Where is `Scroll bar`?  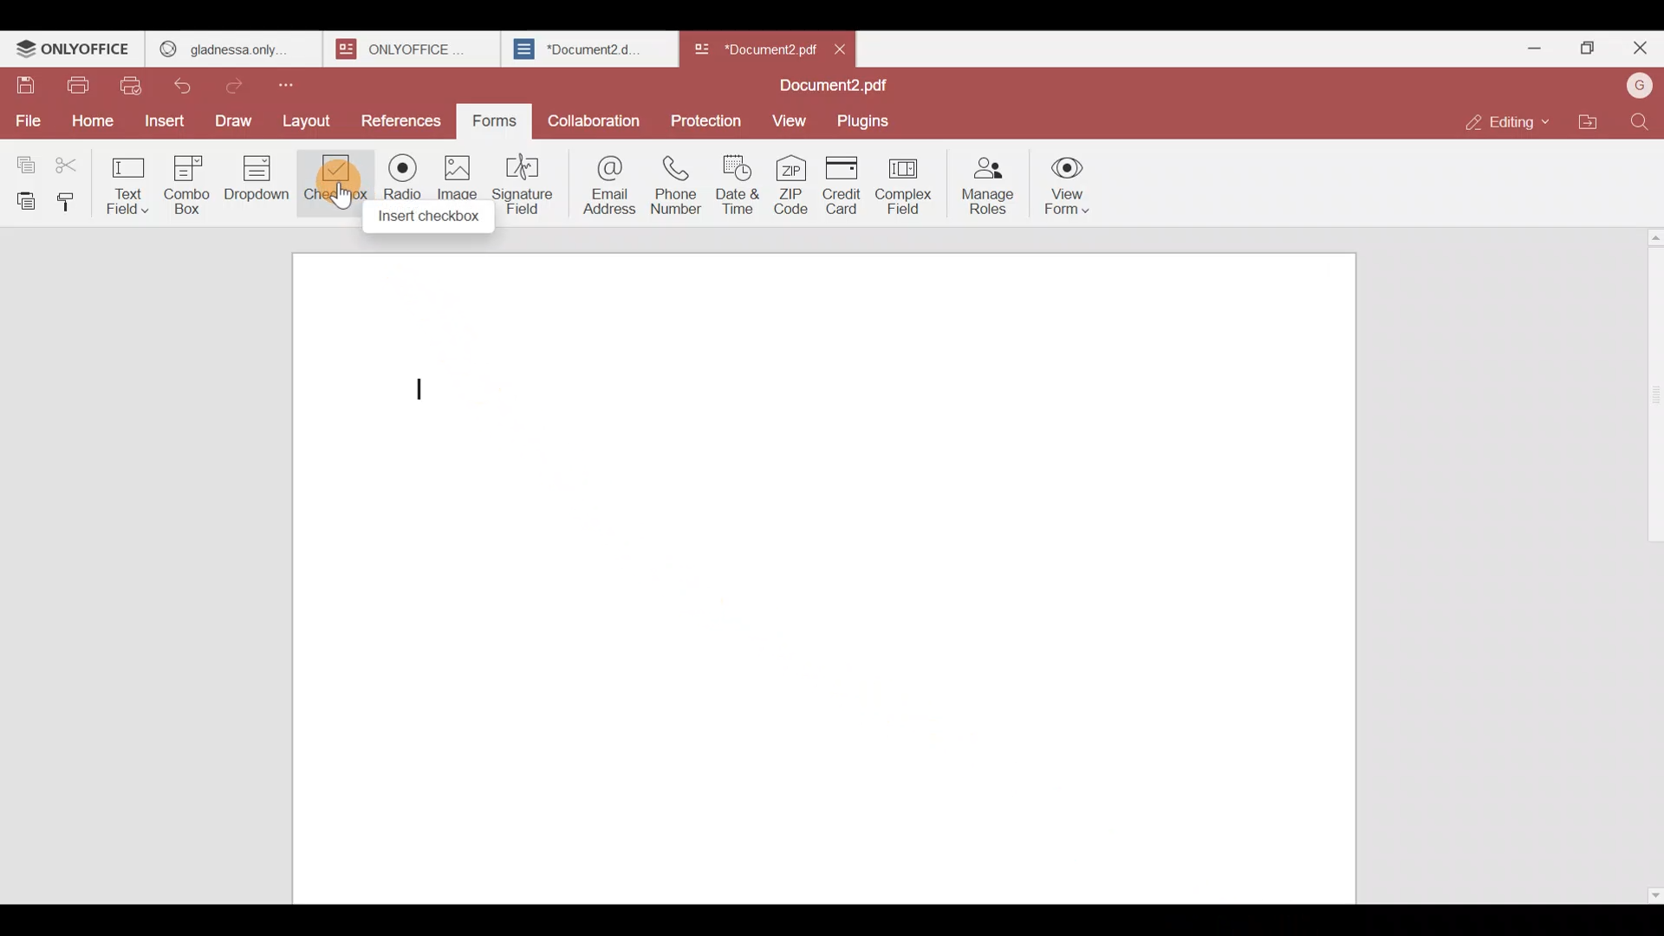 Scroll bar is located at coordinates (1649, 562).